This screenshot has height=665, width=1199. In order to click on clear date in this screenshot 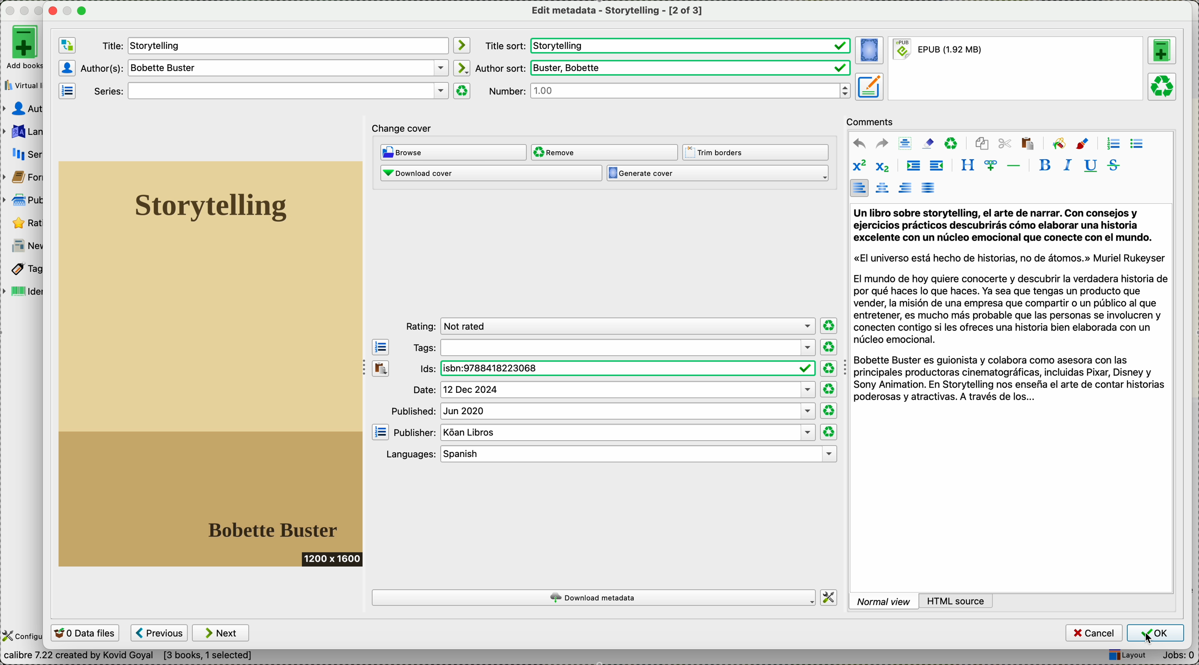, I will do `click(829, 369)`.